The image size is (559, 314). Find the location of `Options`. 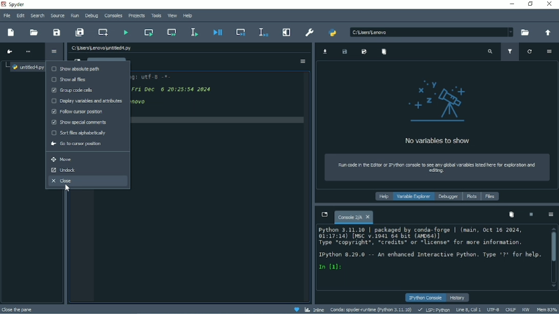

Options is located at coordinates (303, 61).